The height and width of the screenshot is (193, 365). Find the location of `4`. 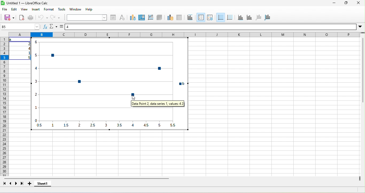

4 is located at coordinates (28, 48).